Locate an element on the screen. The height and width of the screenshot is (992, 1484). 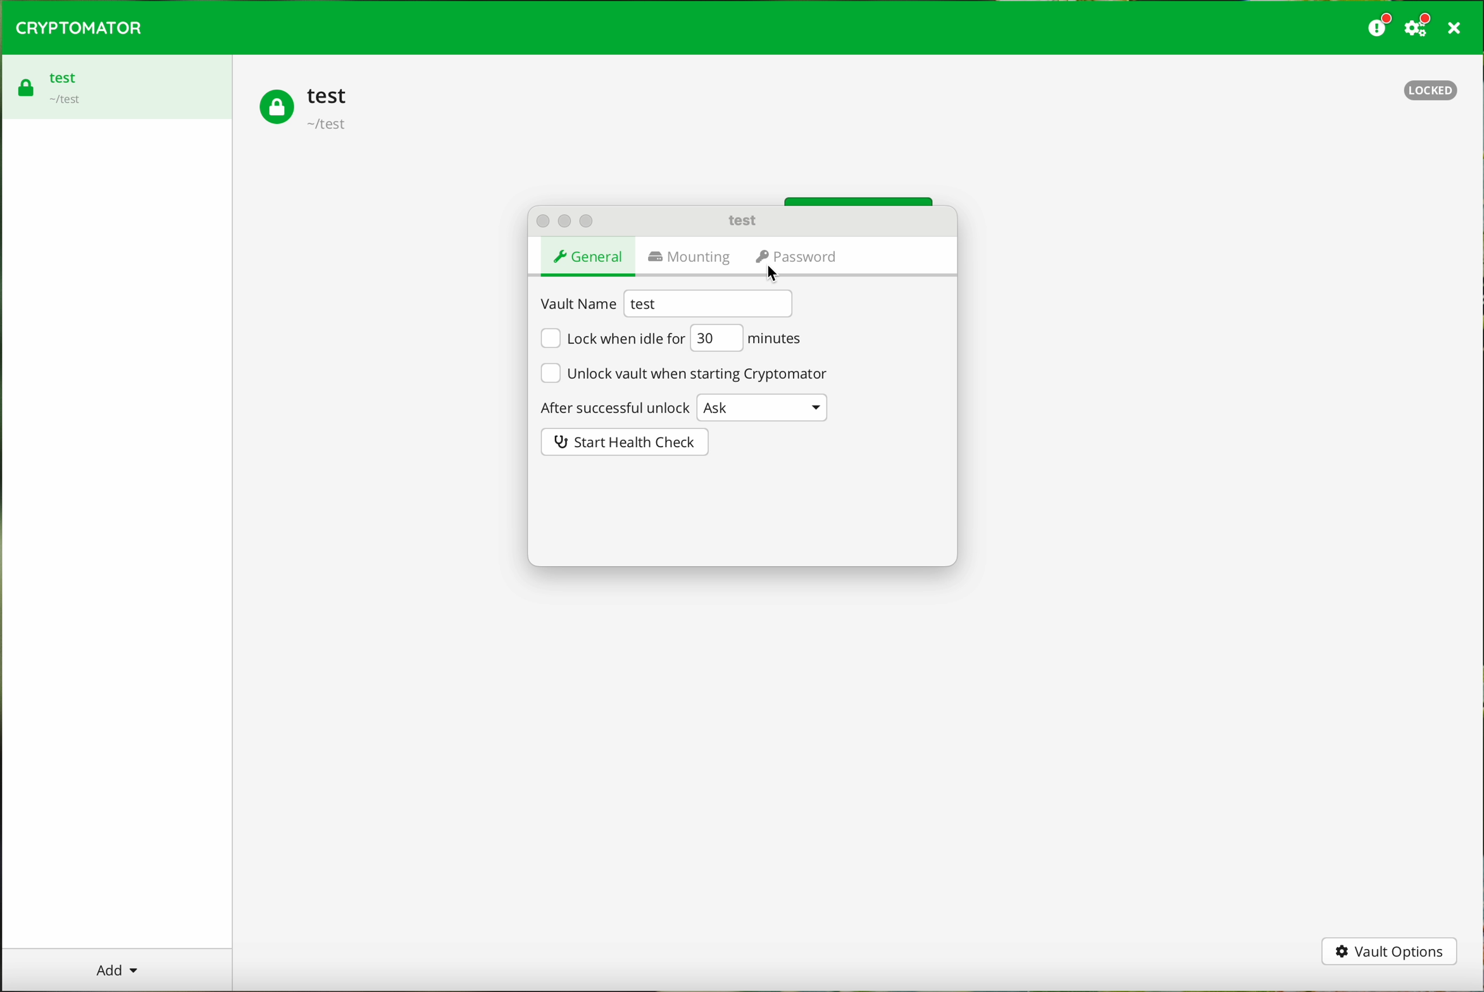
test vault is located at coordinates (308, 109).